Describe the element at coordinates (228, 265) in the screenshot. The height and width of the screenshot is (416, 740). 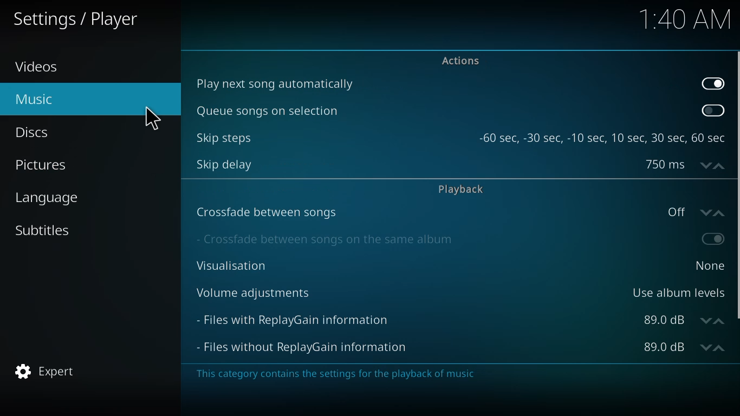
I see `visualisation` at that location.